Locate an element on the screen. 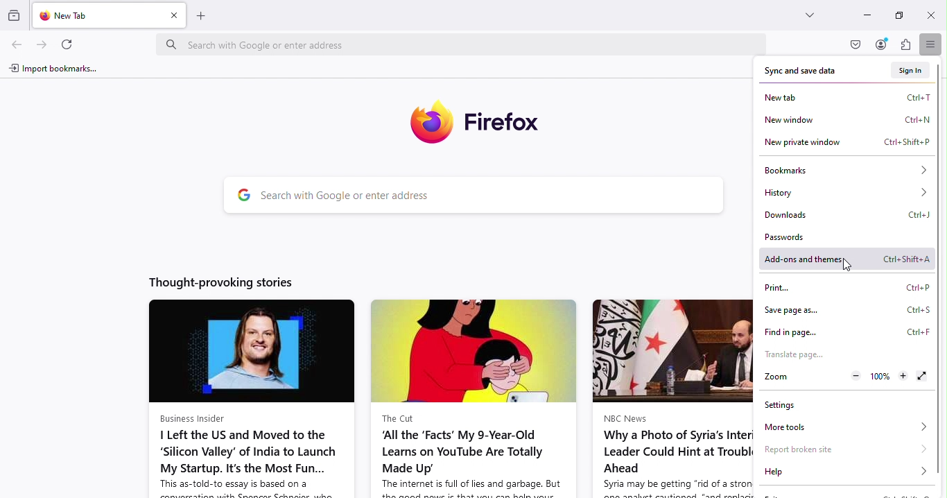  Translate page is located at coordinates (797, 357).